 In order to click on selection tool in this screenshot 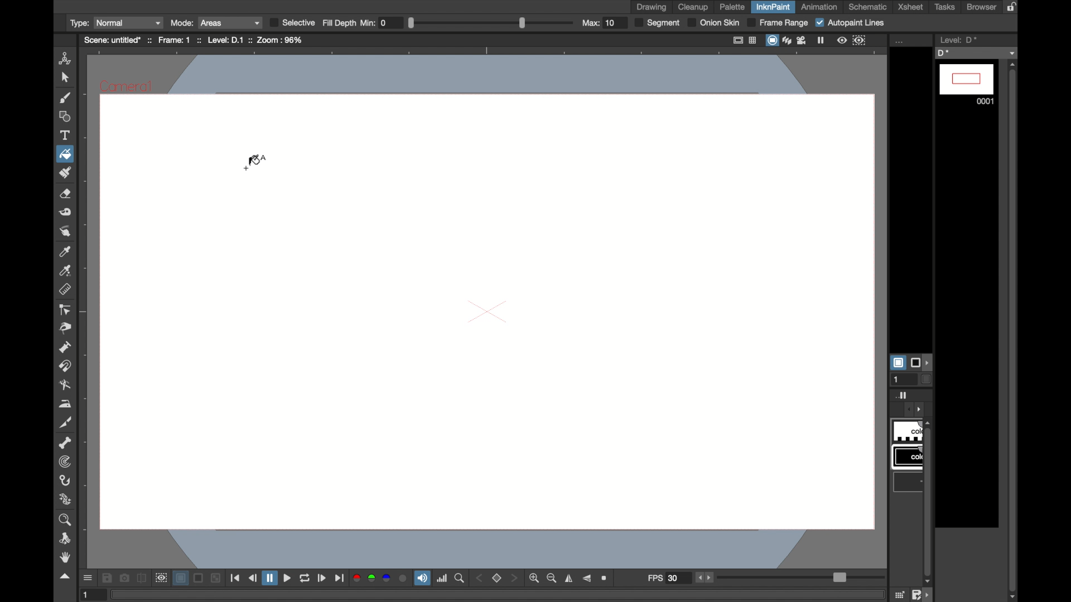, I will do `click(64, 78)`.